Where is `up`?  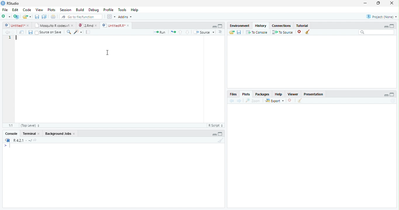 up is located at coordinates (181, 32).